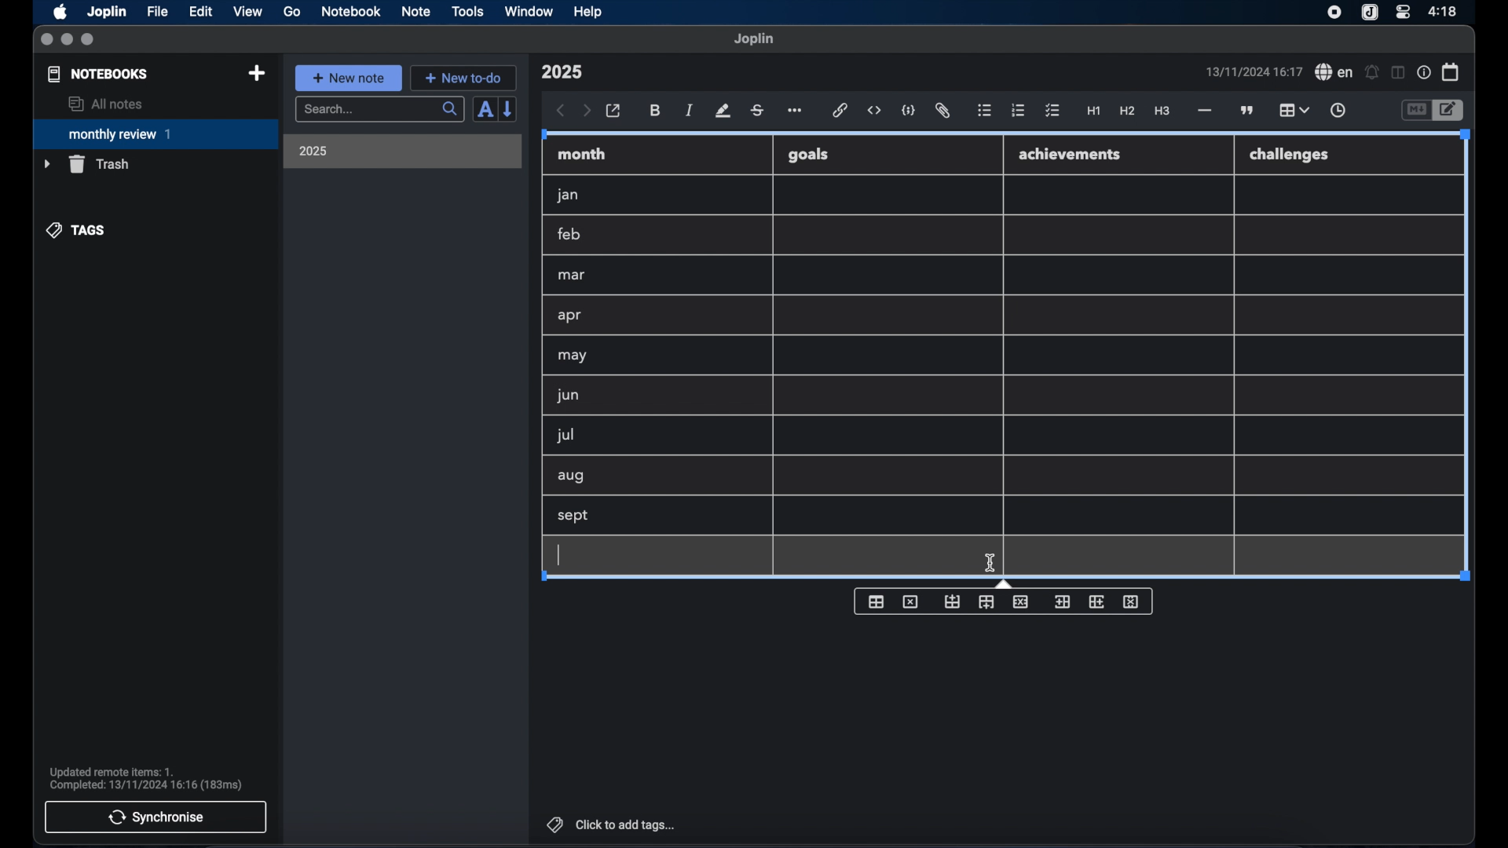  Describe the element at coordinates (909, 111) in the screenshot. I see `code` at that location.